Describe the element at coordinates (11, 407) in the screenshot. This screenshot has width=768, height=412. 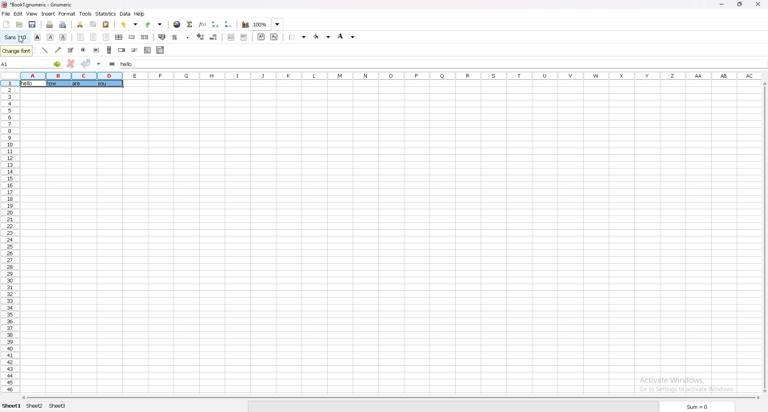
I see `sheet 1` at that location.